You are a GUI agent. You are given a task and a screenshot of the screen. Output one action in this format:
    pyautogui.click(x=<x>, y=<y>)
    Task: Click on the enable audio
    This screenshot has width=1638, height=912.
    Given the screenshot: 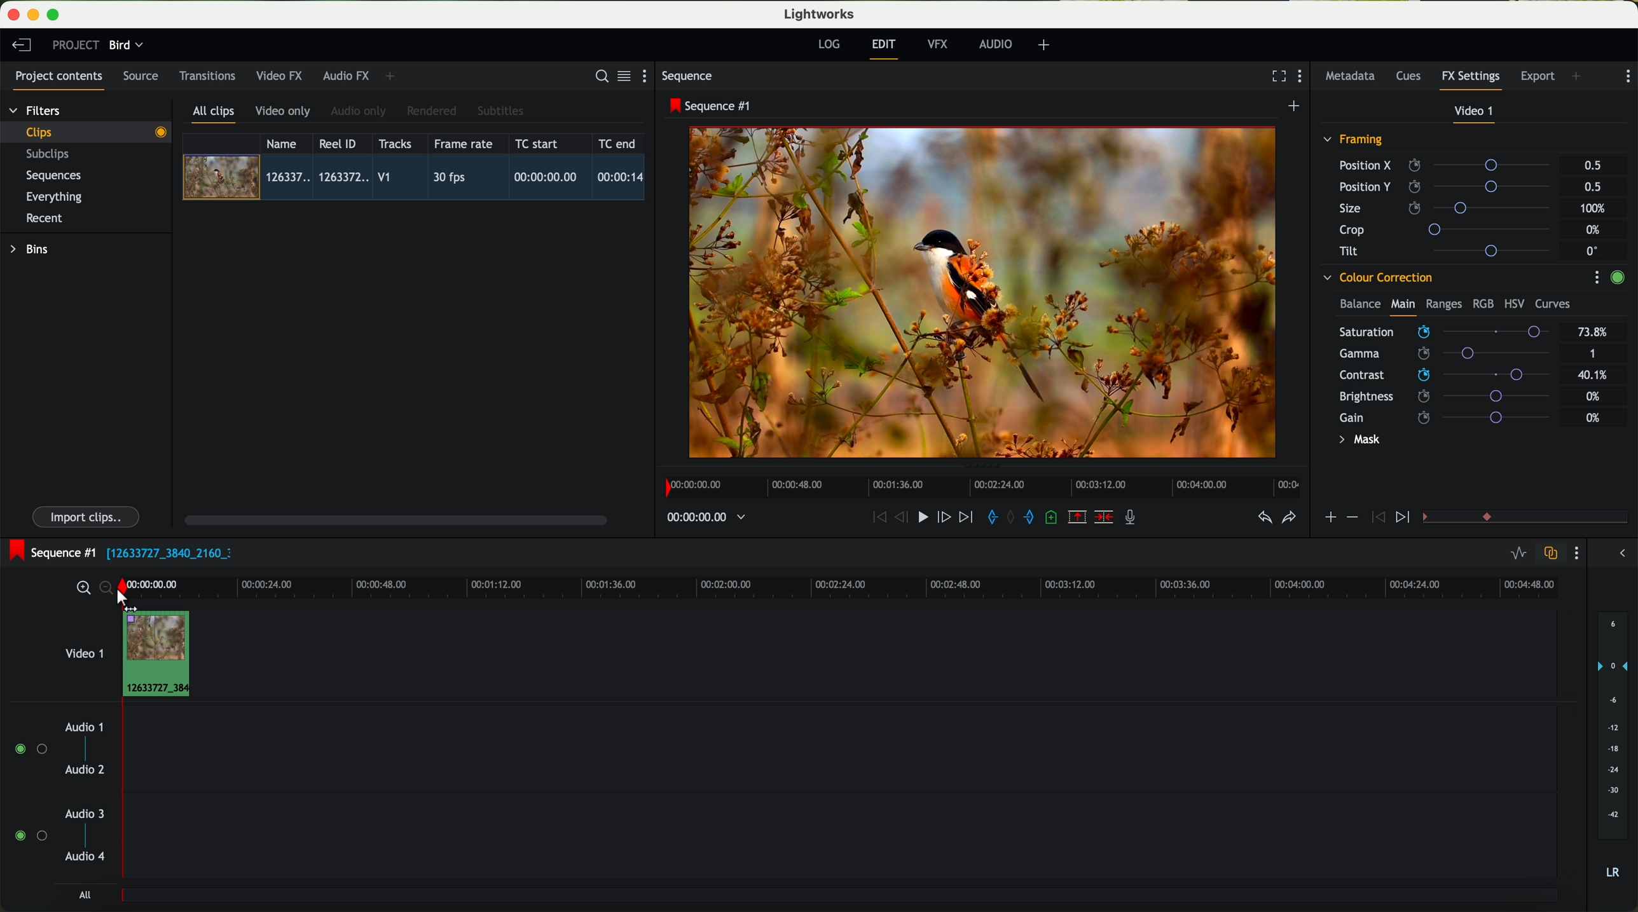 What is the action you would take?
    pyautogui.click(x=30, y=835)
    